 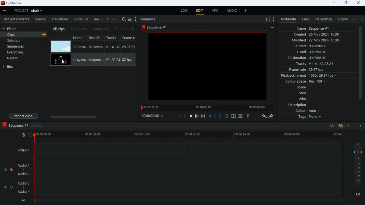 What do you see at coordinates (130, 19) in the screenshot?
I see `select` at bounding box center [130, 19].